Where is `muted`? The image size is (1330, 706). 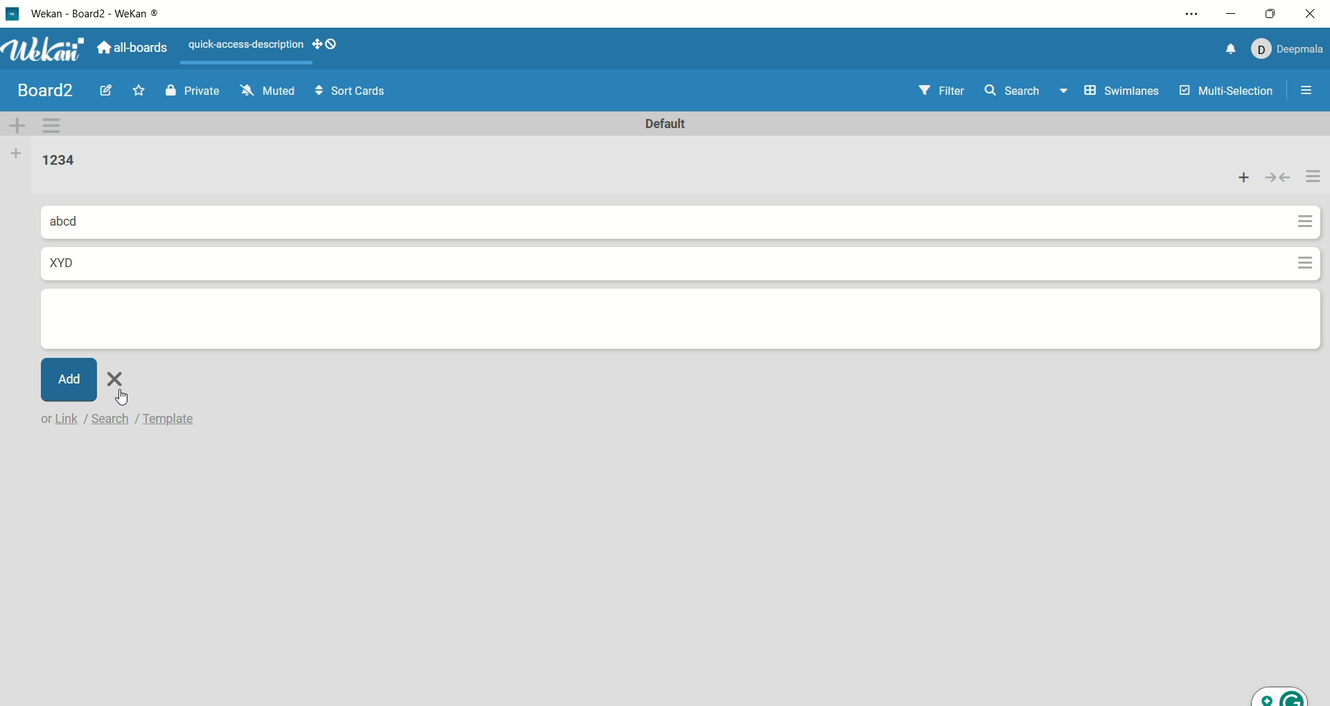 muted is located at coordinates (273, 90).